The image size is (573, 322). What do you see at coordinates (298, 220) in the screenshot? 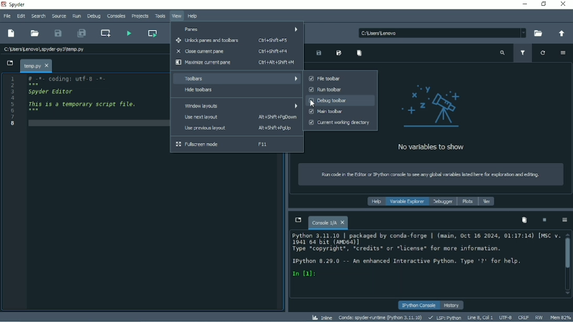
I see `Browse tabs` at bounding box center [298, 220].